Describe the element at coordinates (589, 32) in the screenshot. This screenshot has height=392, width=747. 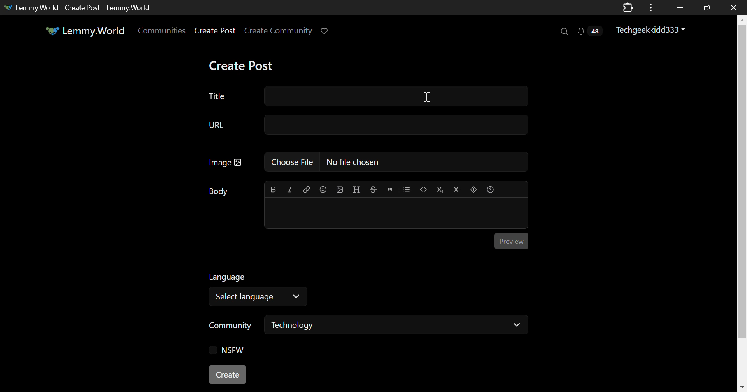
I see `Notifications ` at that location.